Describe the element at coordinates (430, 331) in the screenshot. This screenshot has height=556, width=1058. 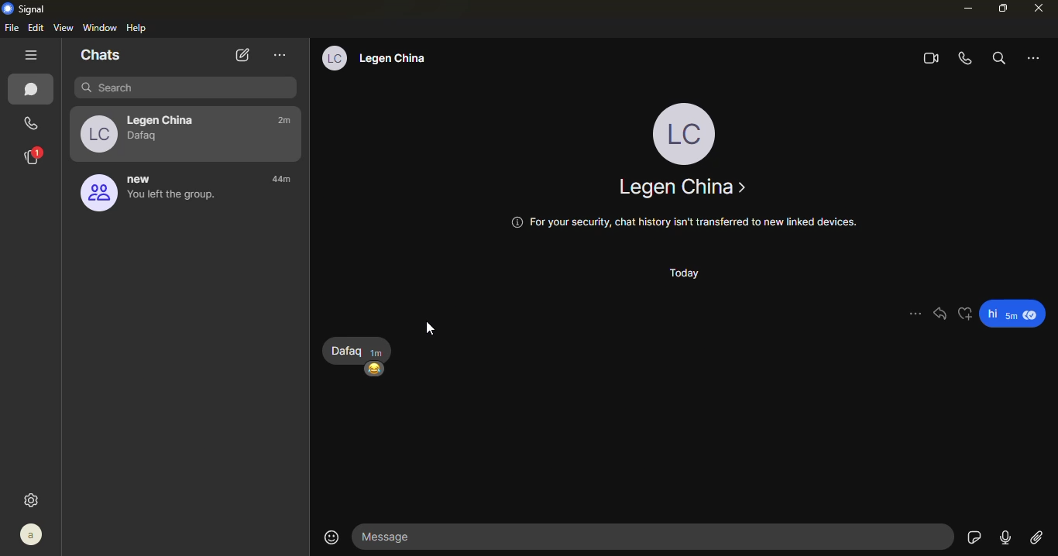
I see `cursor` at that location.